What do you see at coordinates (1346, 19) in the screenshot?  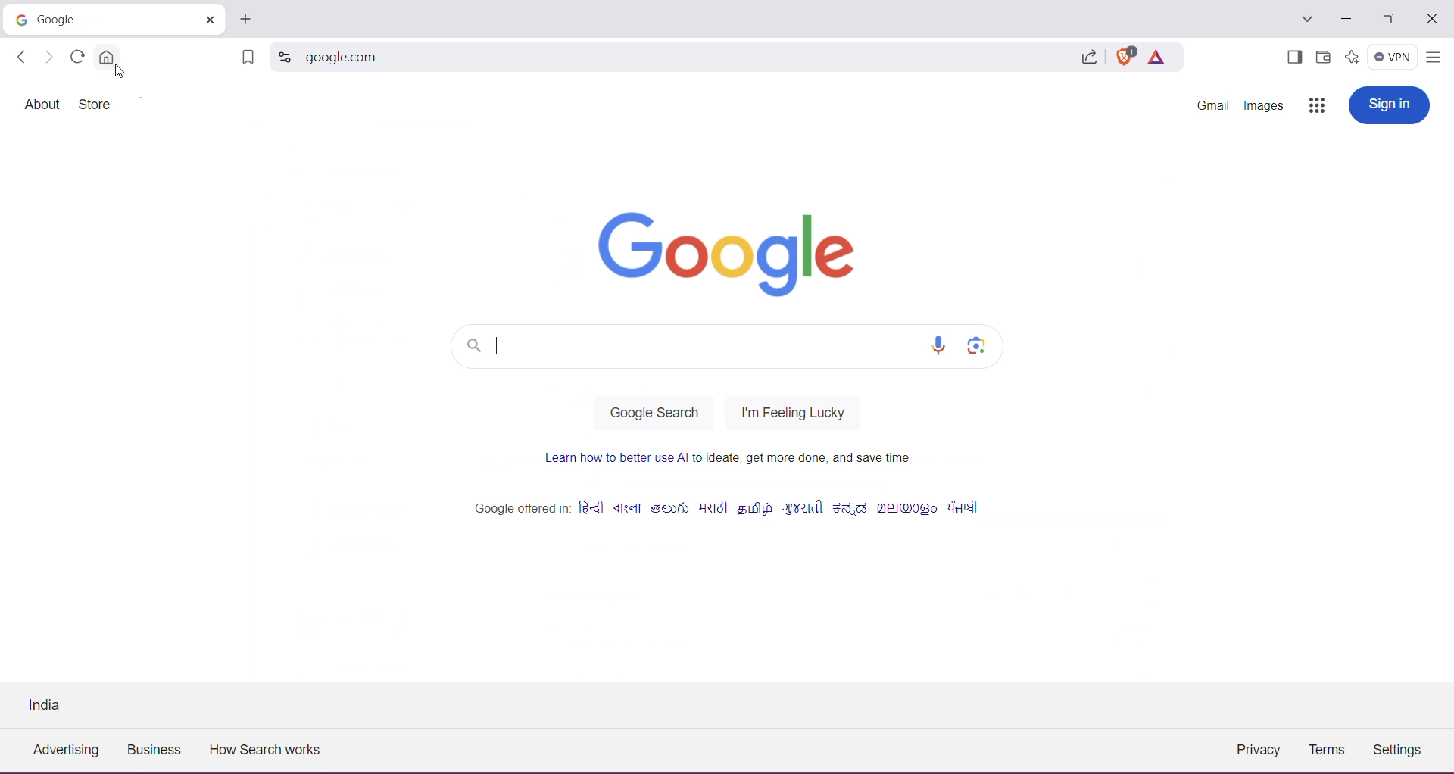 I see `Minimize` at bounding box center [1346, 19].